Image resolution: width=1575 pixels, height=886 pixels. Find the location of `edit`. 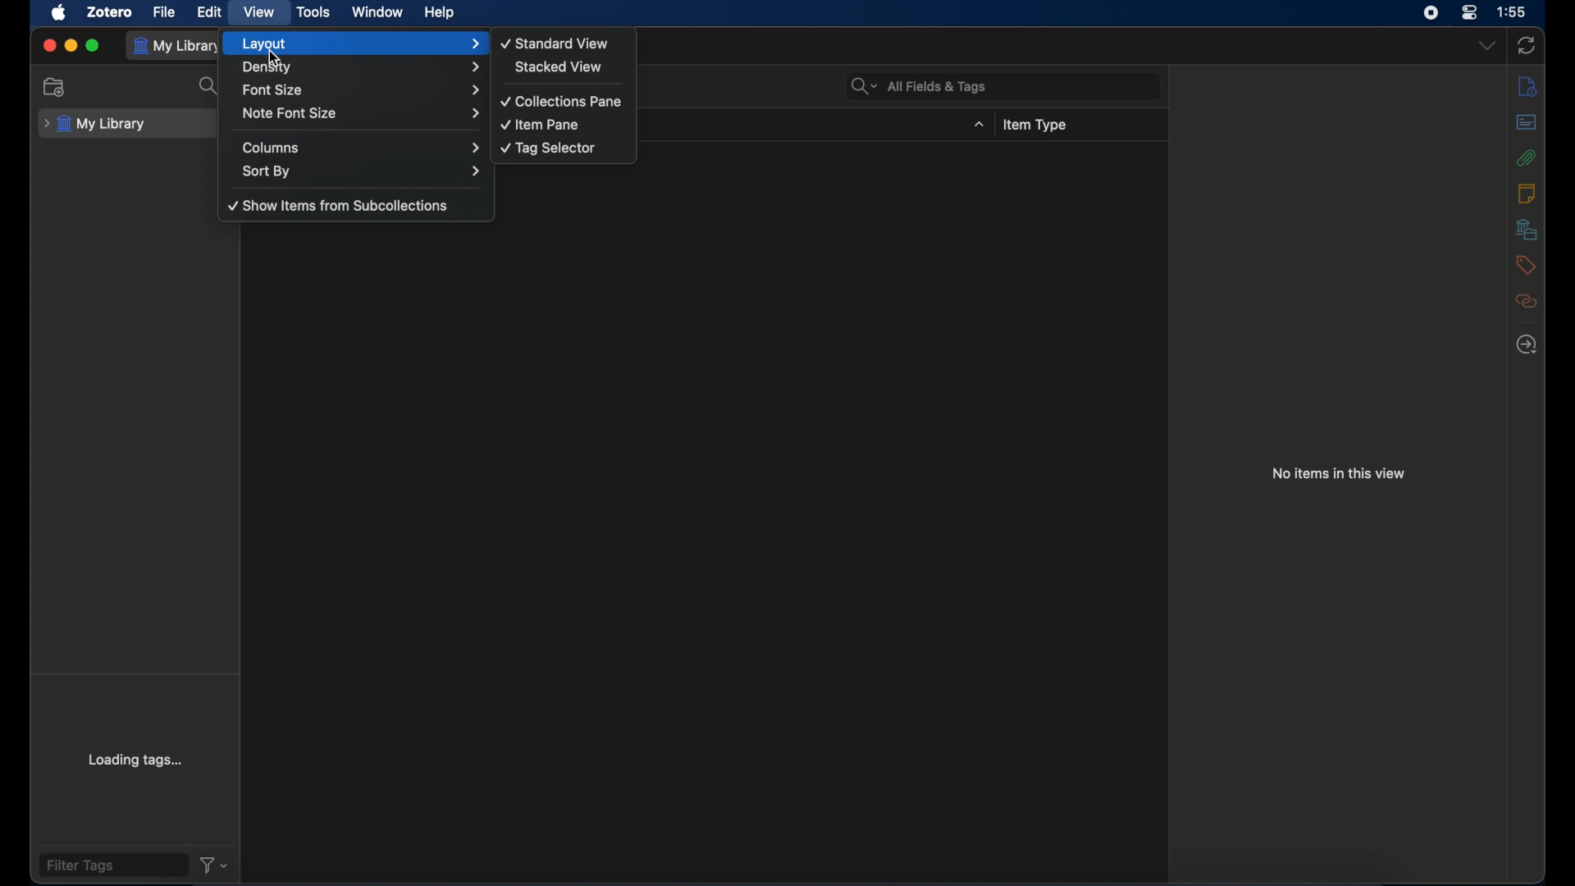

edit is located at coordinates (208, 11).